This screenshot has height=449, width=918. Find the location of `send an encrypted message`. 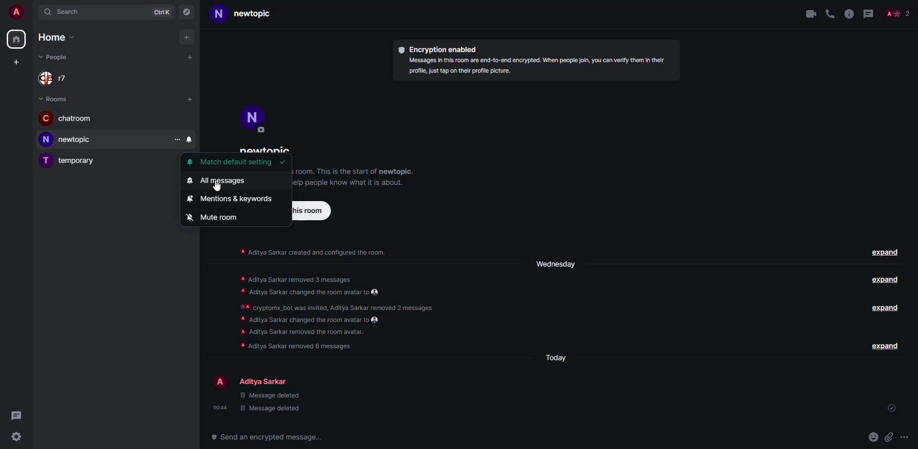

send an encrypted message is located at coordinates (271, 438).